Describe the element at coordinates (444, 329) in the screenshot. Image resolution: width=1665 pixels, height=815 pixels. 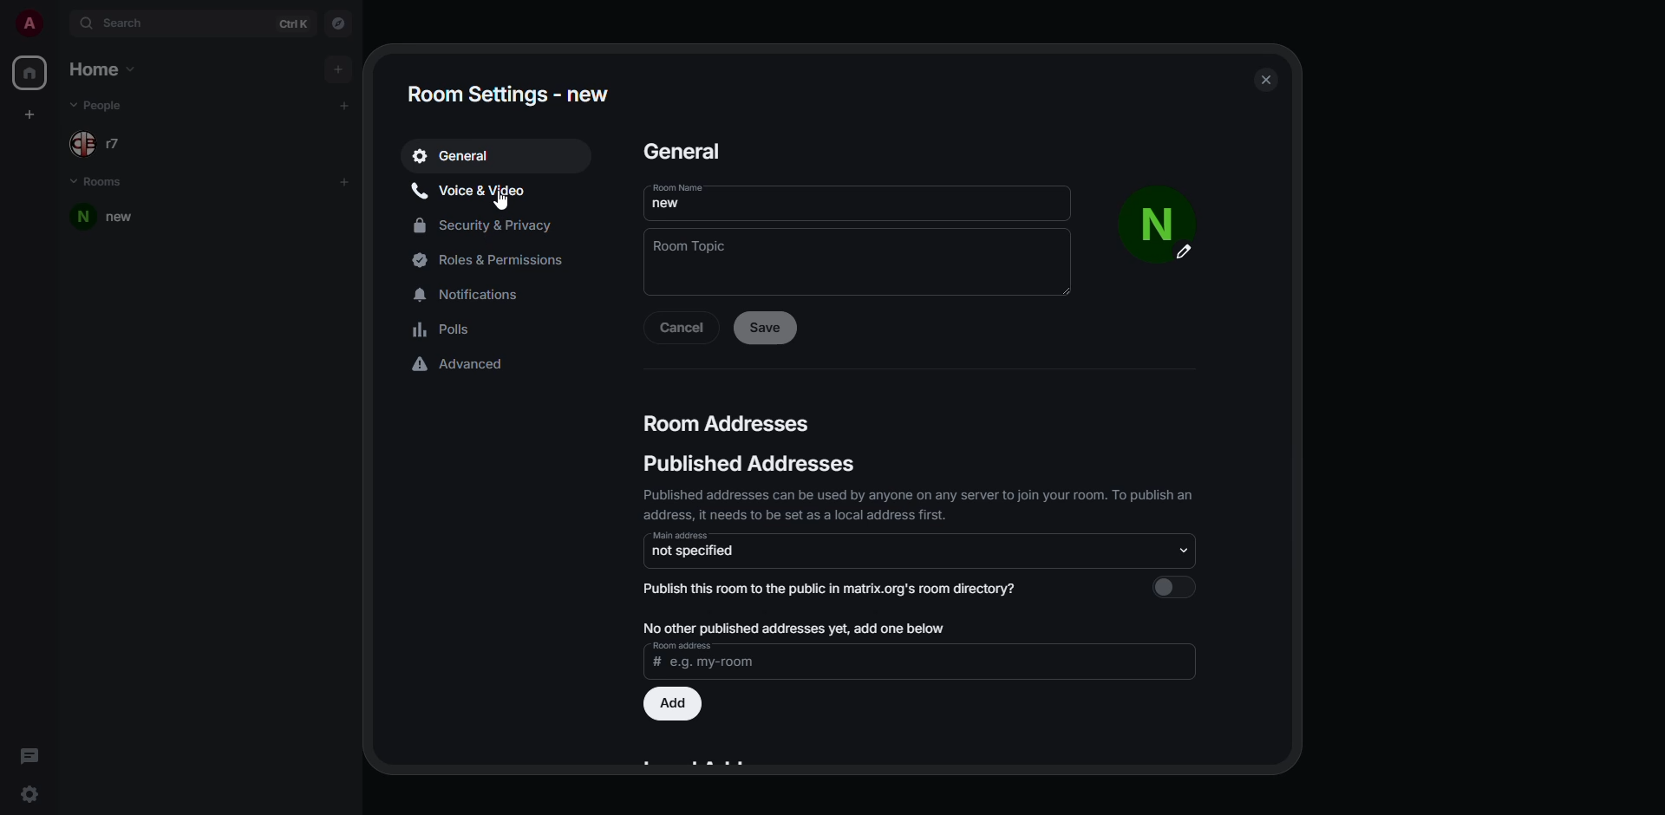
I see `polls` at that location.